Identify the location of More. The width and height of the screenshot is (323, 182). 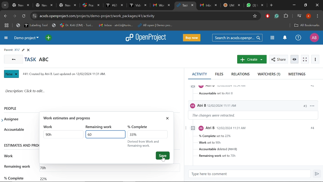
(315, 59).